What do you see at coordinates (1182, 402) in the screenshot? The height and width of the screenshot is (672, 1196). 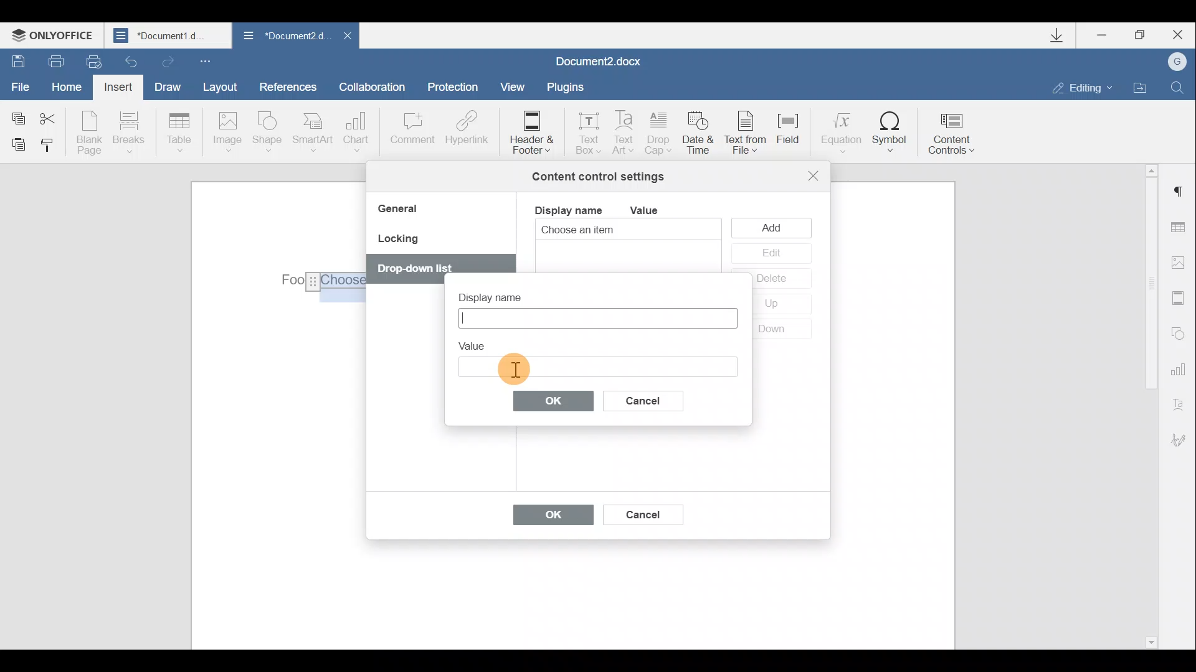 I see `Text Art settings` at bounding box center [1182, 402].